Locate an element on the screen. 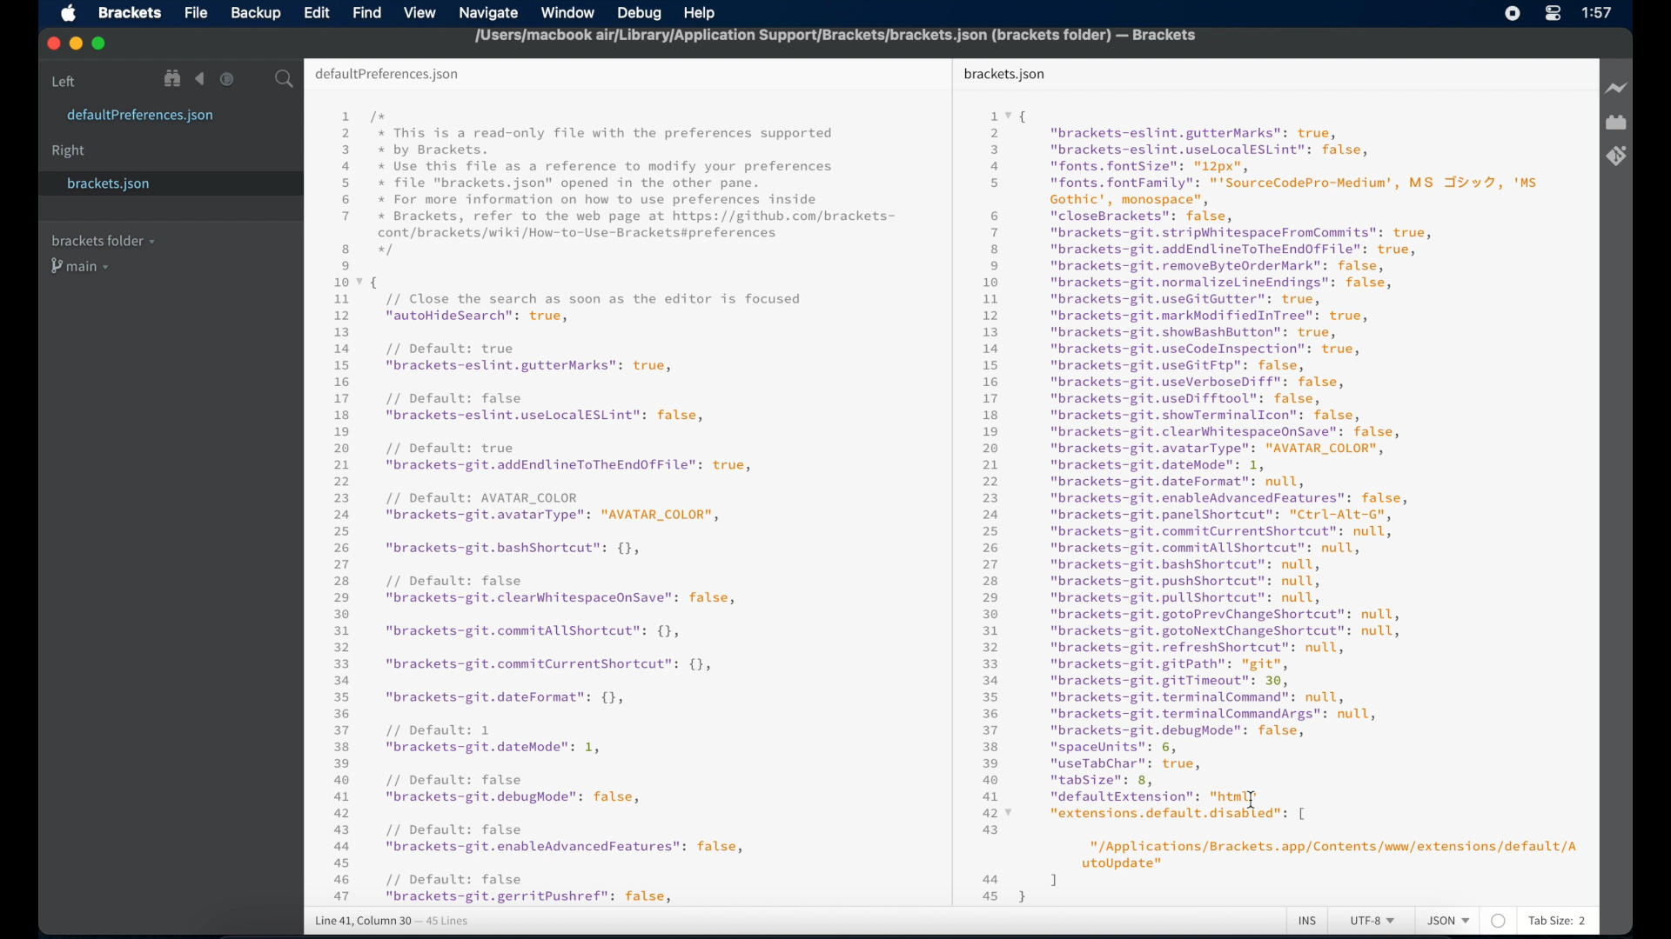 The height and width of the screenshot is (939, 1671). json is located at coordinates (1446, 922).